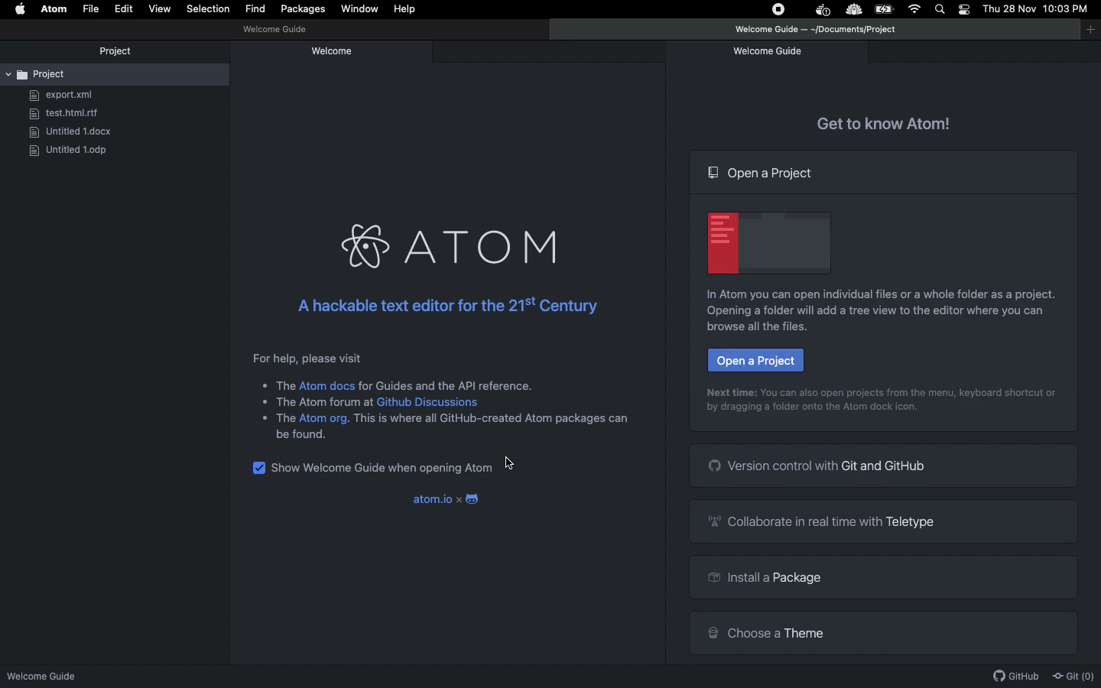 The height and width of the screenshot is (688, 1101). What do you see at coordinates (272, 31) in the screenshot?
I see `Welcome` at bounding box center [272, 31].